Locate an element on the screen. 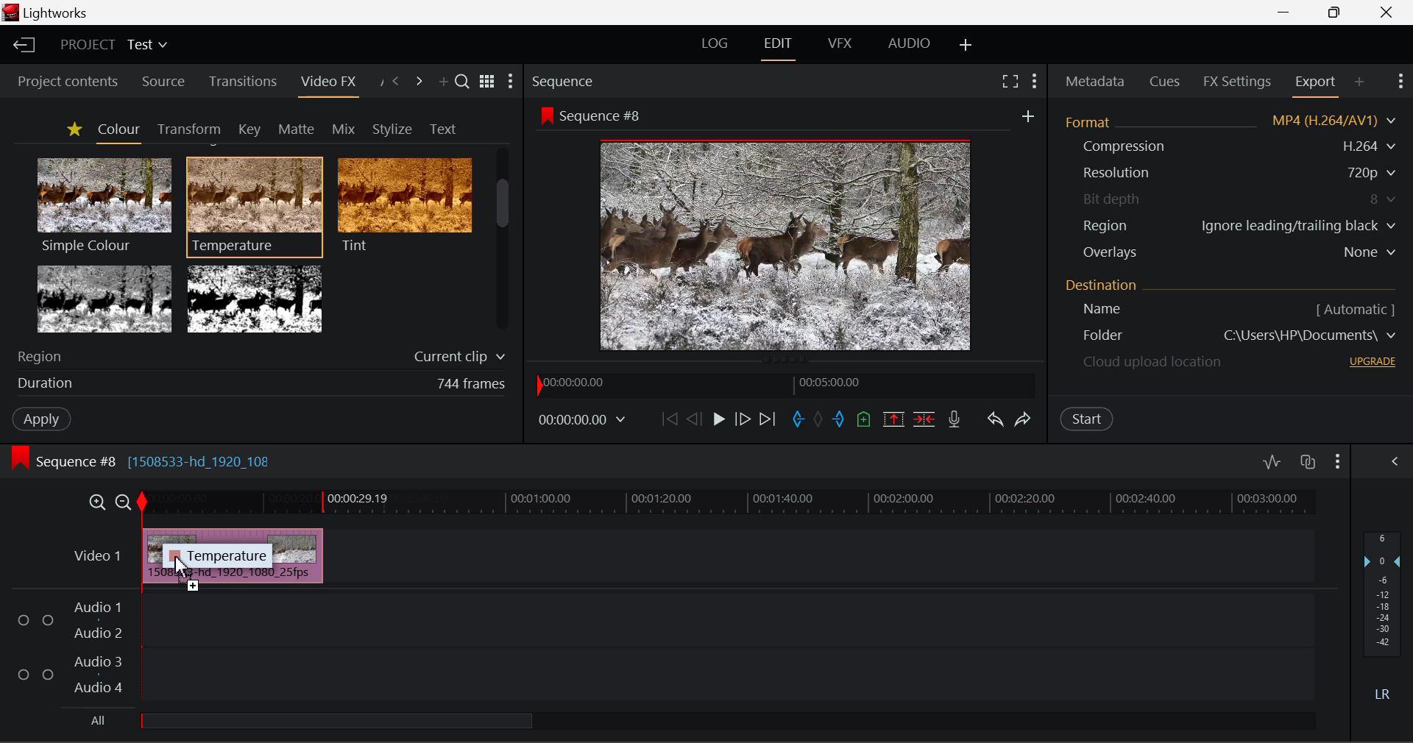 The height and width of the screenshot is (743, 1413). Audio 2 is located at coordinates (91, 631).